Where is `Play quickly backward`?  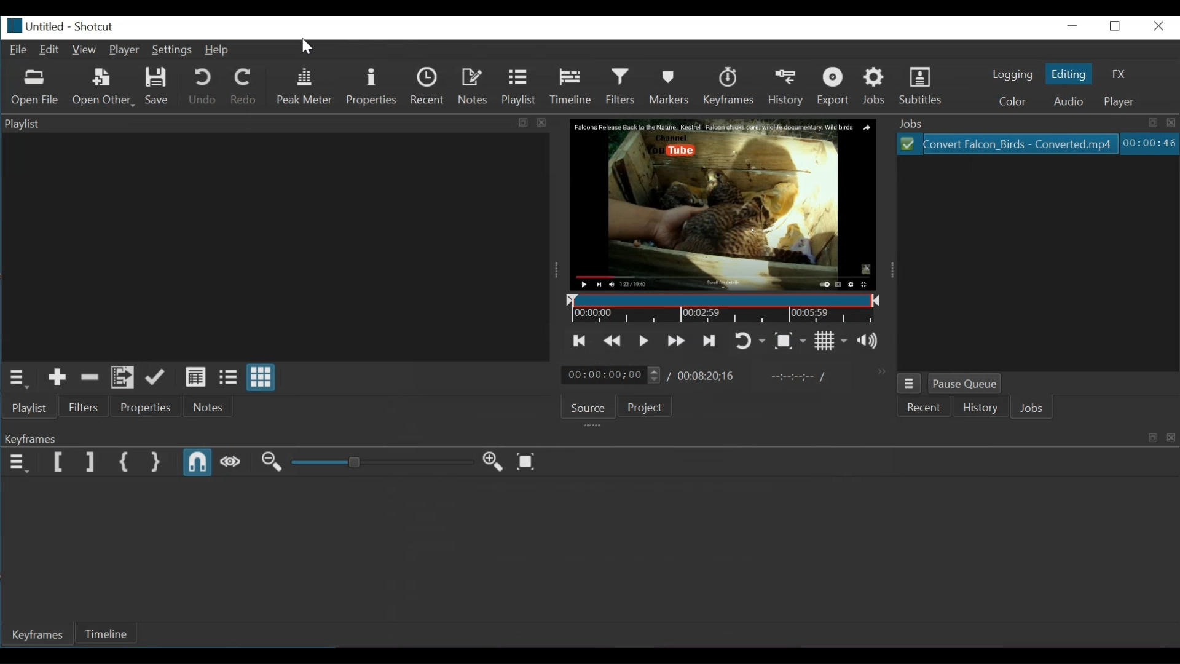 Play quickly backward is located at coordinates (614, 341).